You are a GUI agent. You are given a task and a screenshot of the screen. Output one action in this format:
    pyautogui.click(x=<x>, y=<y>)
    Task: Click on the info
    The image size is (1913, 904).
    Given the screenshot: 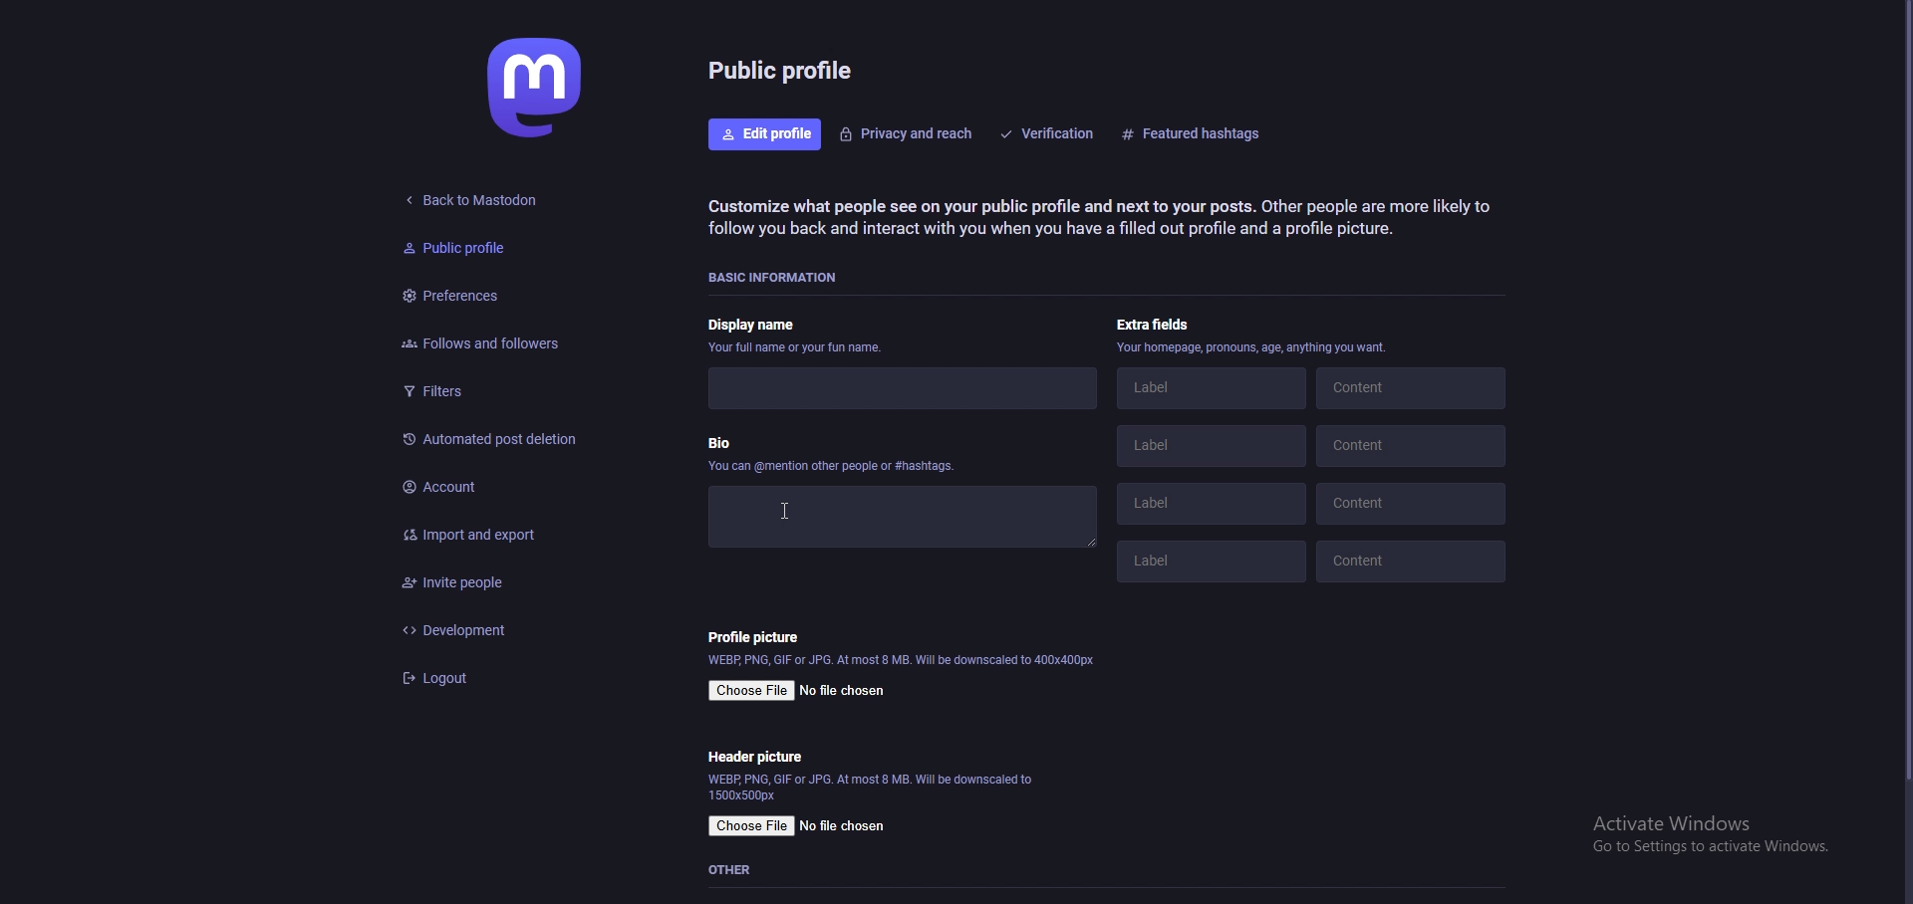 What is the action you would take?
    pyautogui.click(x=874, y=786)
    